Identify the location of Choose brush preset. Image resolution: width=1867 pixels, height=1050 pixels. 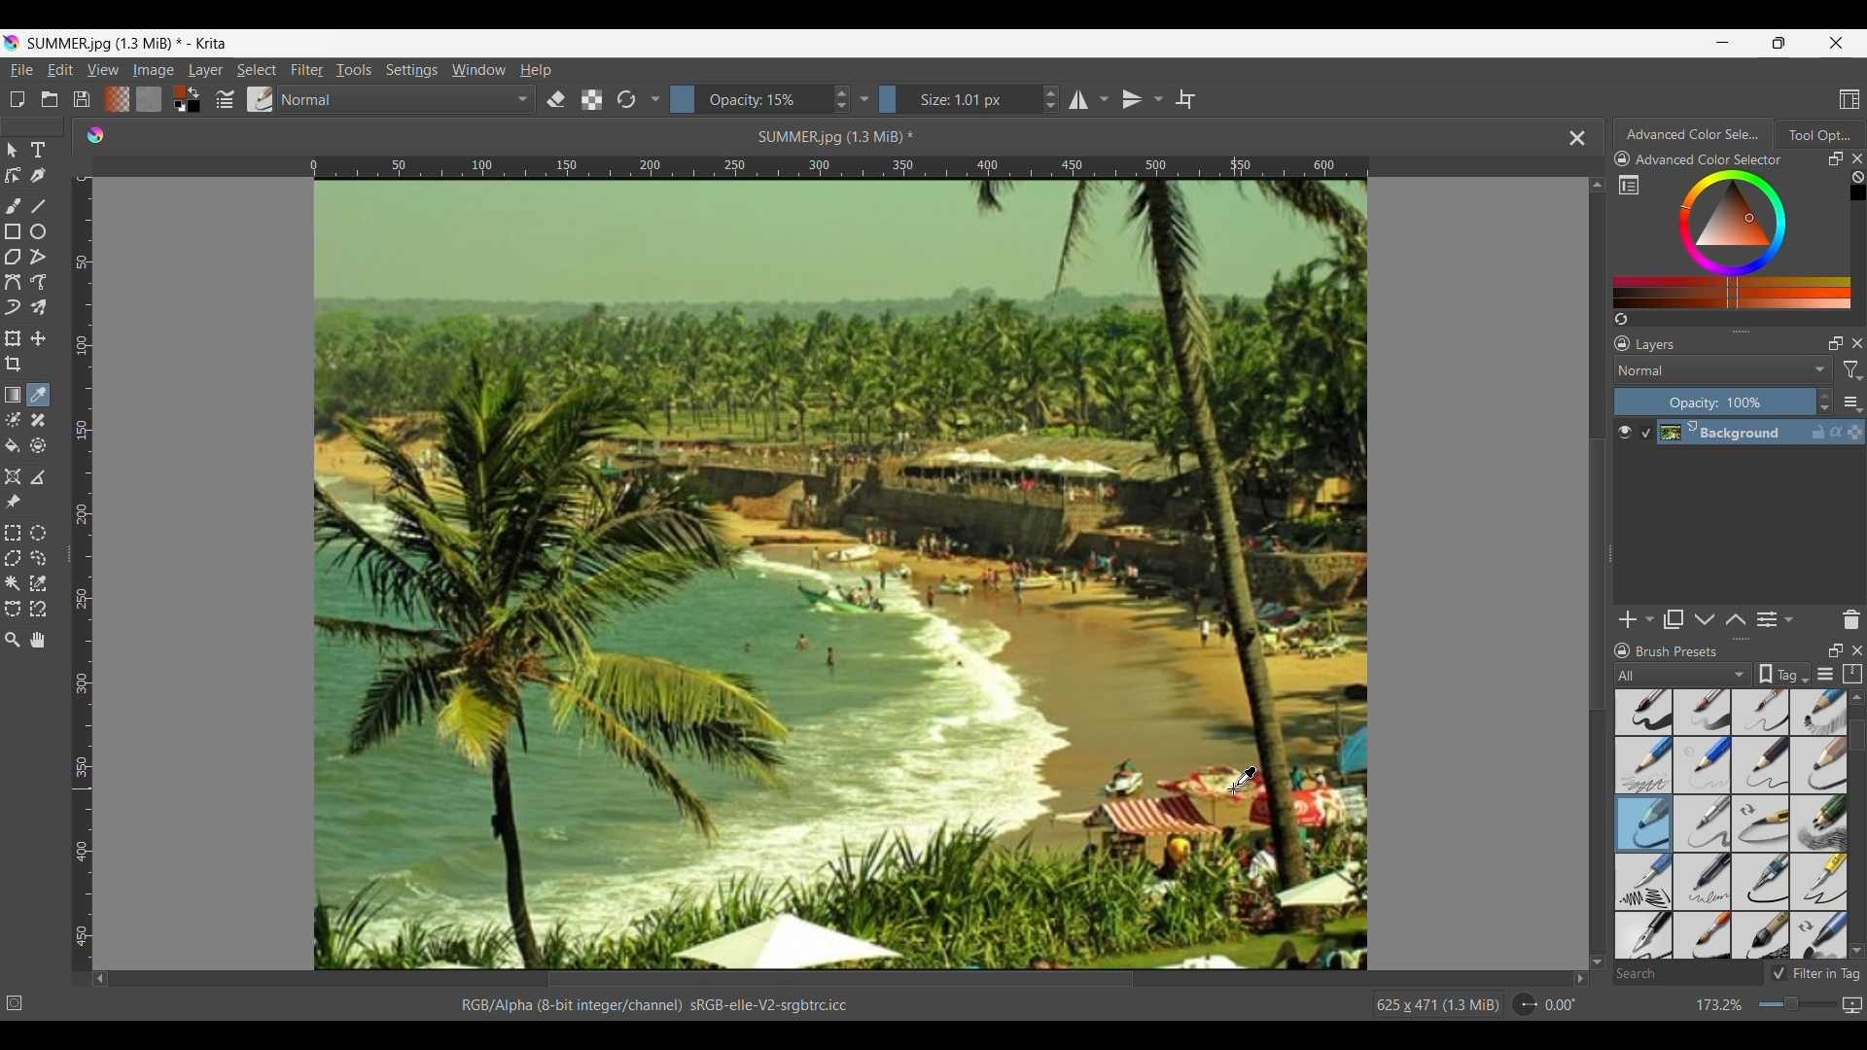
(261, 99).